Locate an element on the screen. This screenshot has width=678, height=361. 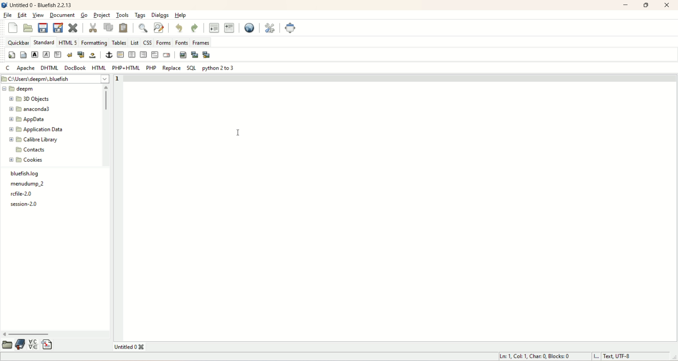
show find bar is located at coordinates (143, 28).